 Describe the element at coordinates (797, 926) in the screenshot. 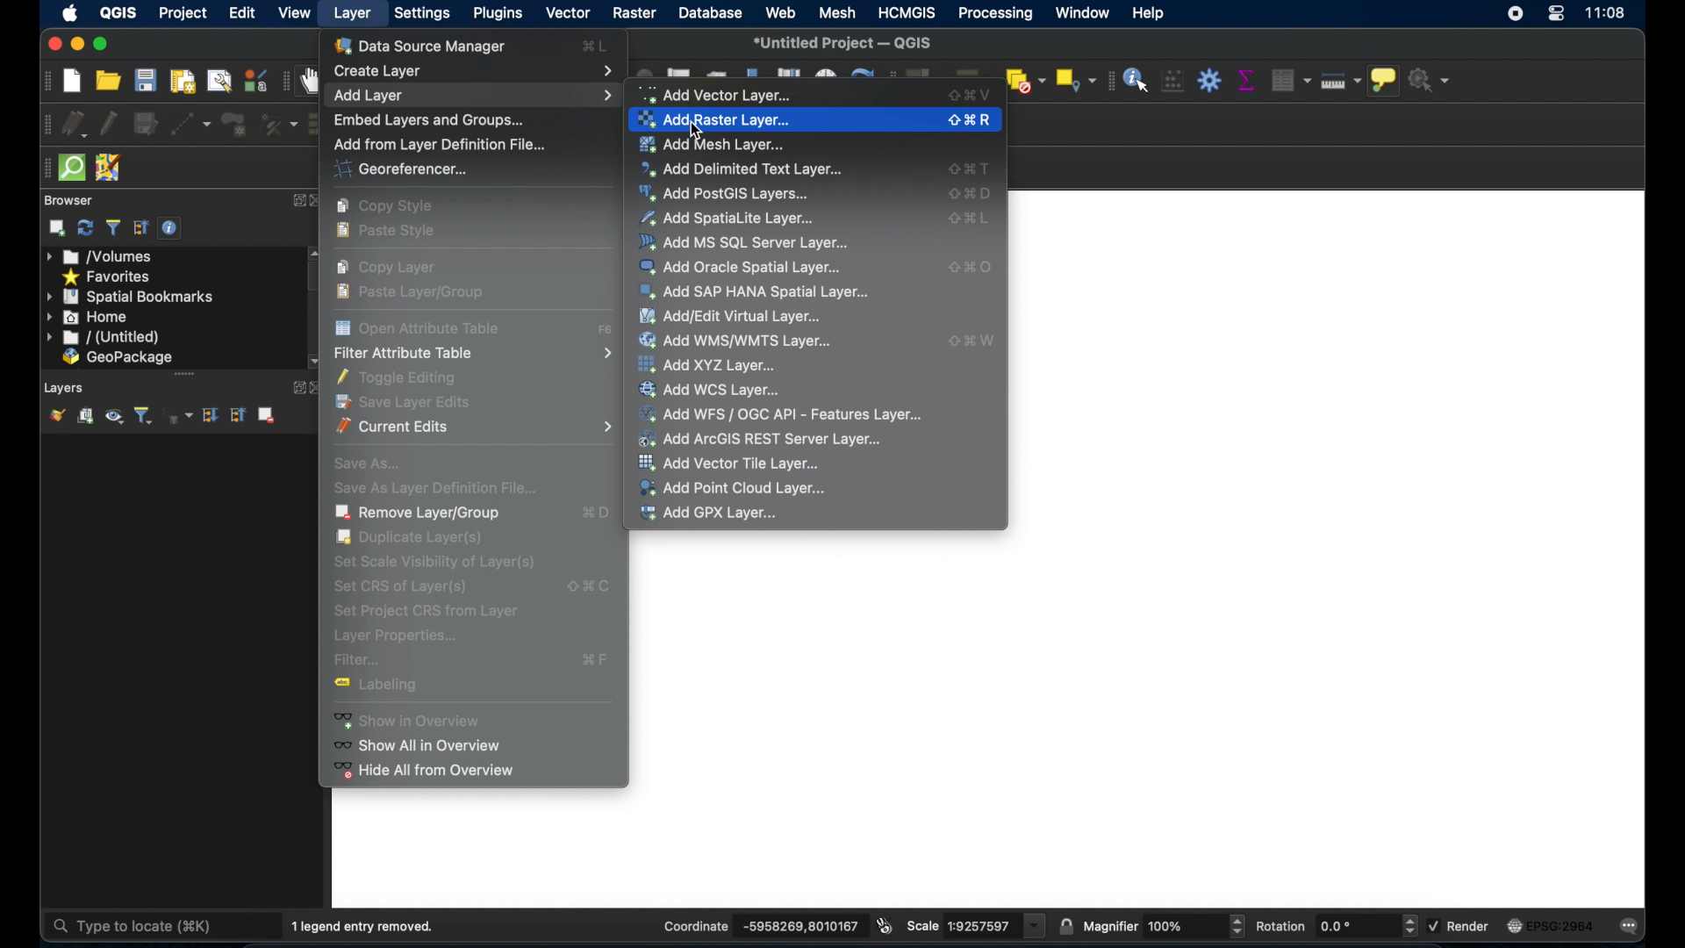

I see `coordinate` at that location.